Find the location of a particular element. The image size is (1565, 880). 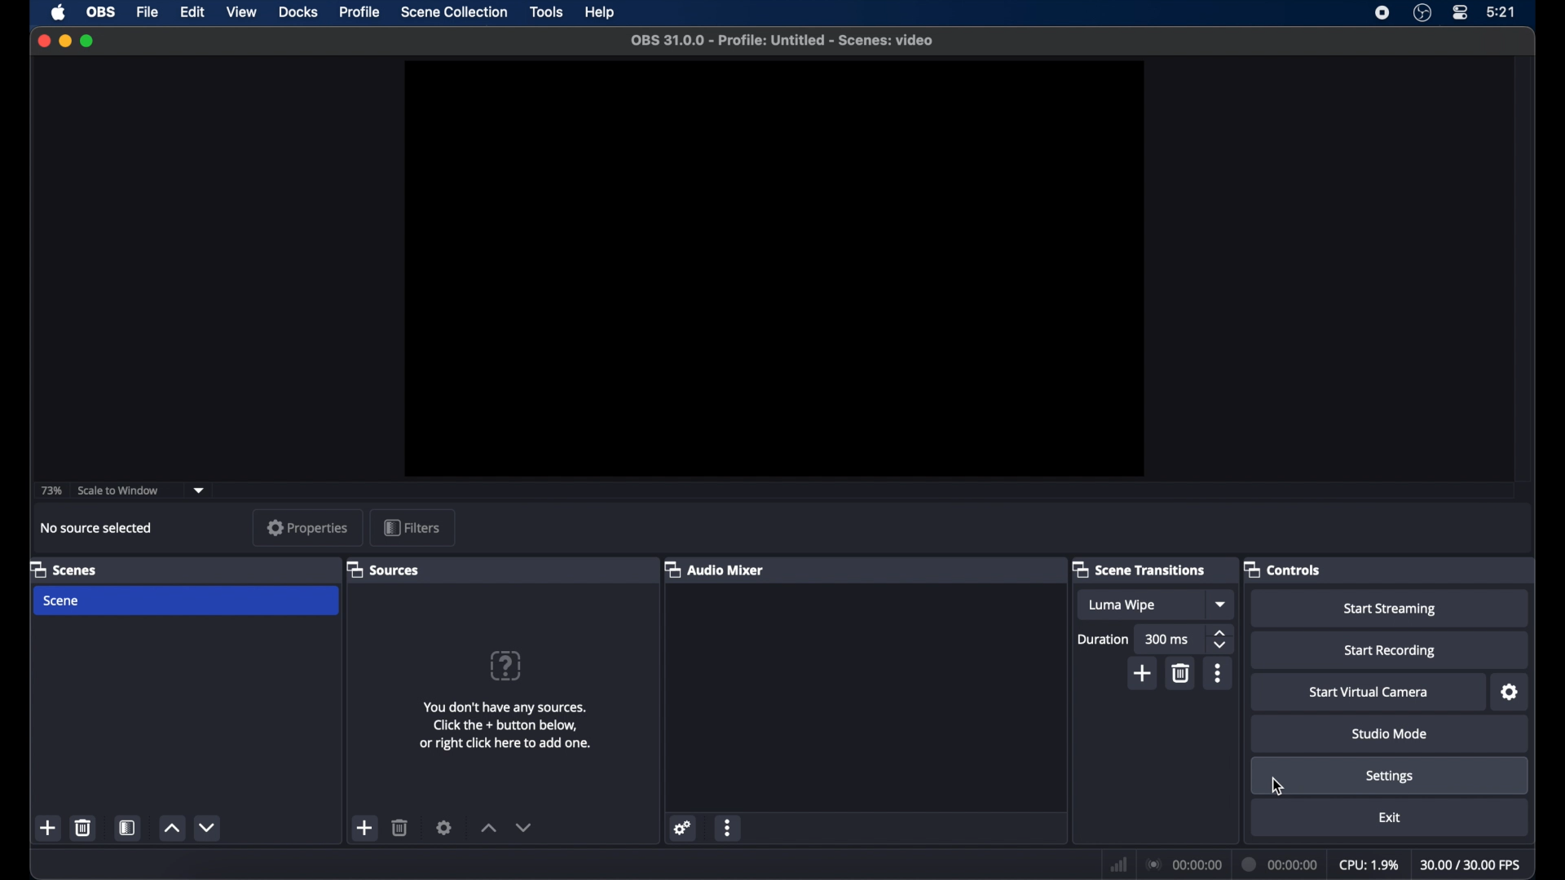

scenes is located at coordinates (65, 570).